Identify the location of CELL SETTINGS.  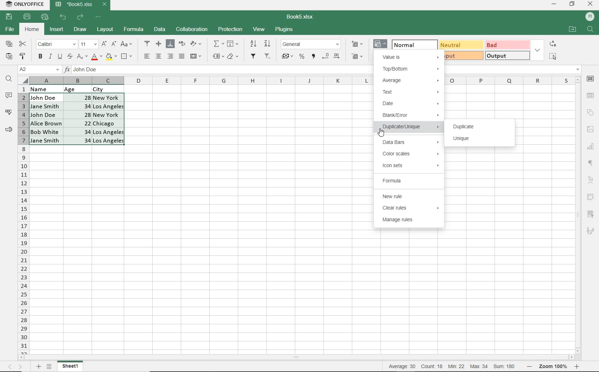
(591, 78).